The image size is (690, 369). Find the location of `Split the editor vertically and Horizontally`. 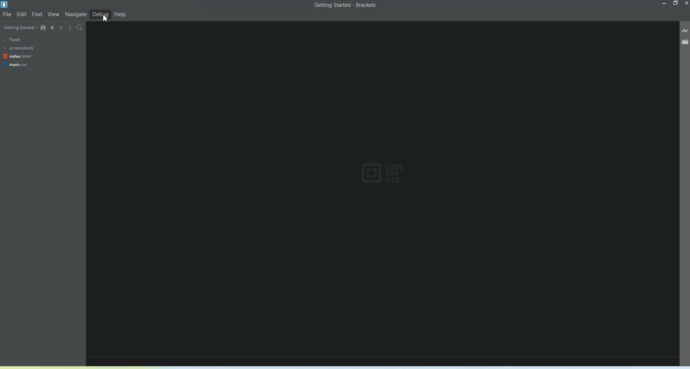

Split the editor vertically and Horizontally is located at coordinates (70, 28).